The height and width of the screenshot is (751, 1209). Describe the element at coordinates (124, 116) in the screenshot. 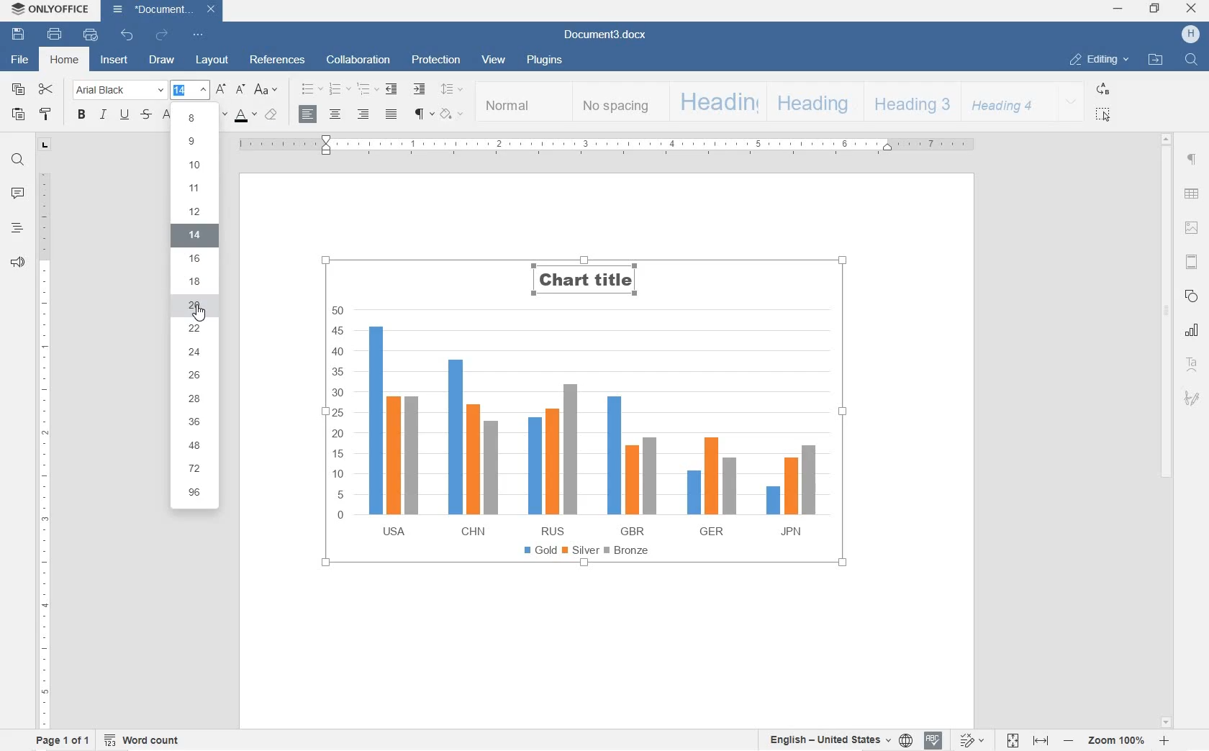

I see `UNDERLINE` at that location.